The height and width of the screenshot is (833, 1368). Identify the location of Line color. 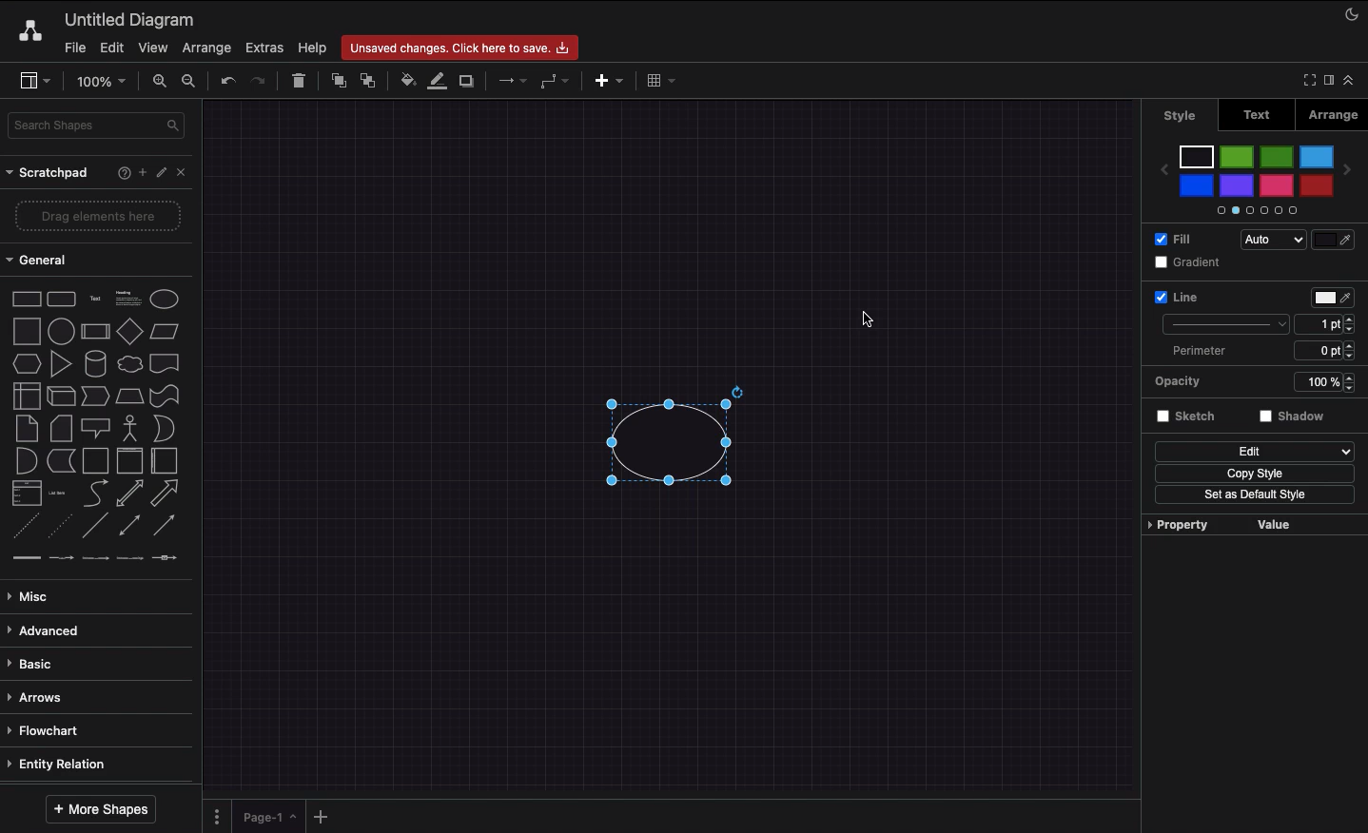
(437, 79).